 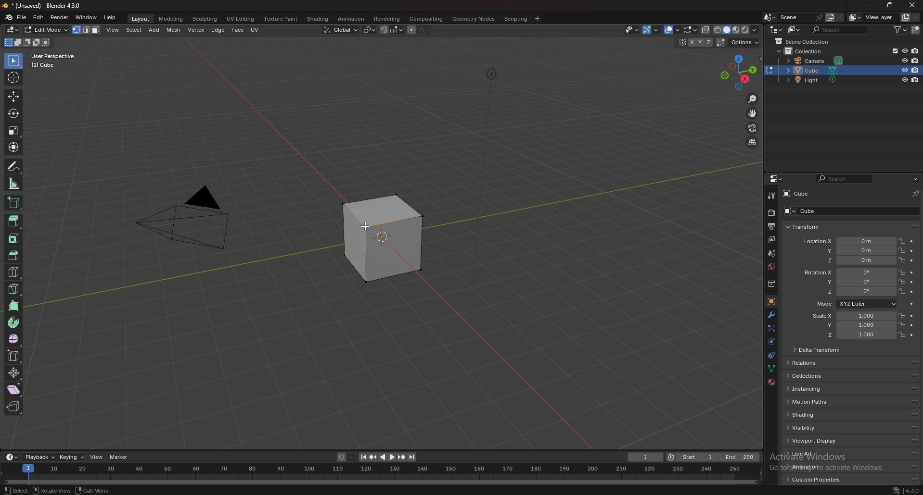 What do you see at coordinates (753, 143) in the screenshot?
I see `switch view from perspective/orthographic position` at bounding box center [753, 143].